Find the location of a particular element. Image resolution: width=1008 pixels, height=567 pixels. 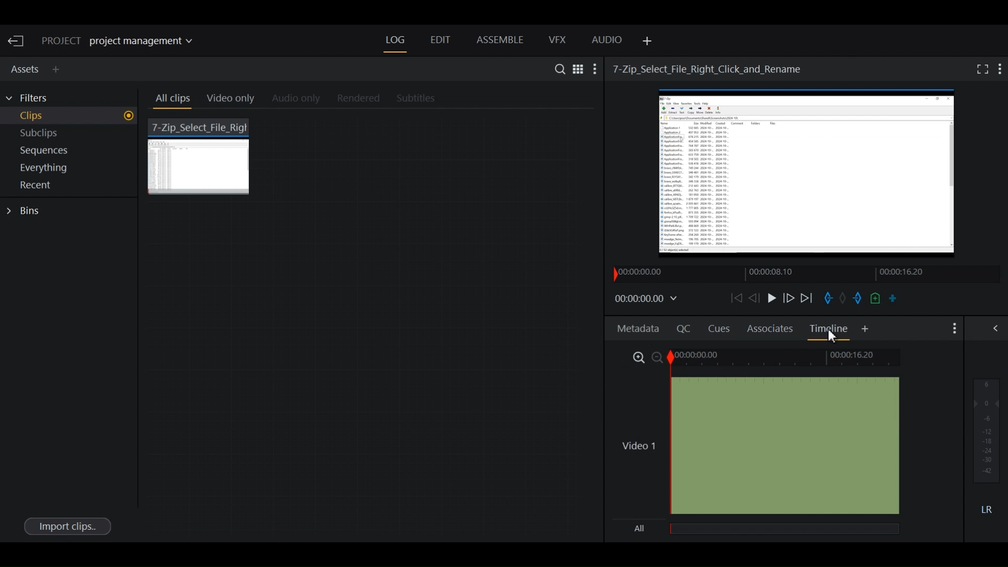

Video Name is located at coordinates (710, 68).